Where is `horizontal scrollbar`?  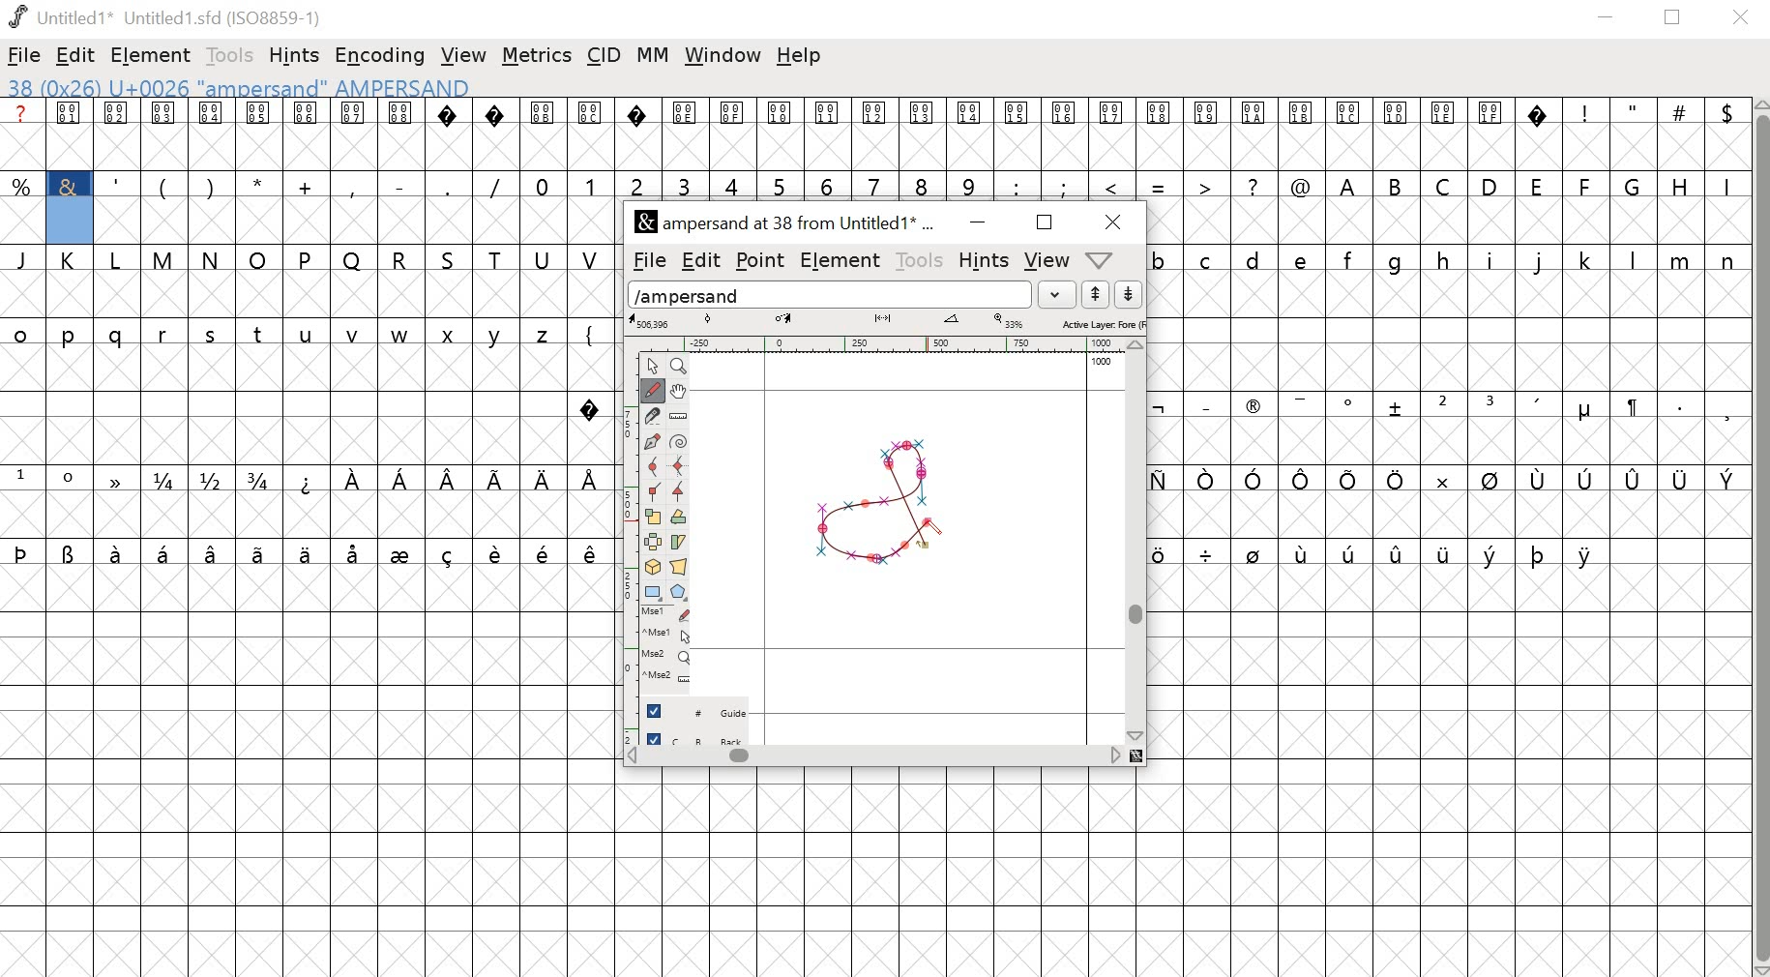
horizontal scrollbar is located at coordinates (884, 756).